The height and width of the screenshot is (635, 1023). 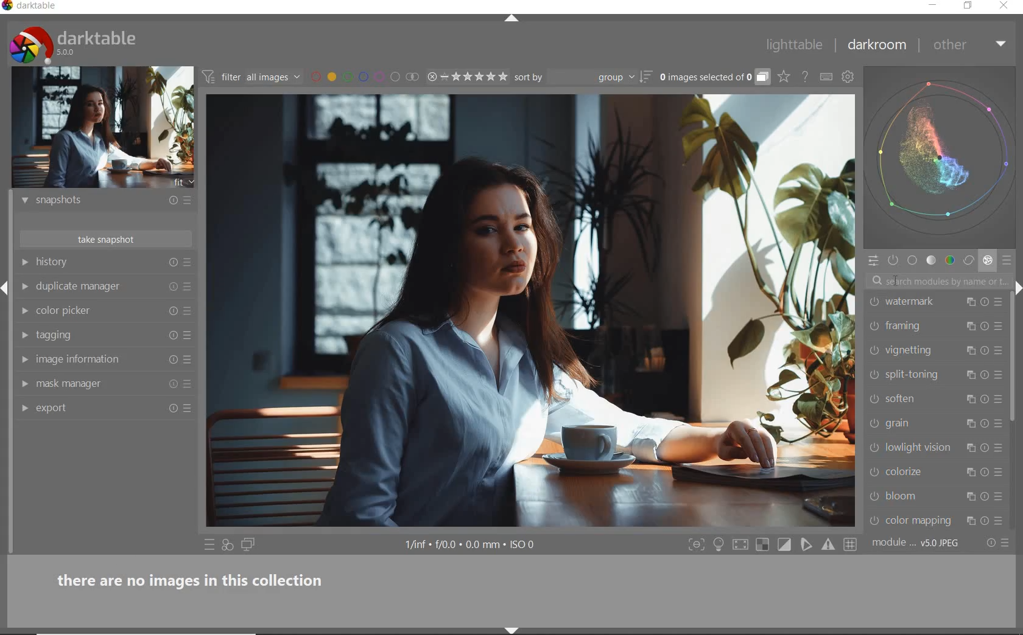 What do you see at coordinates (784, 77) in the screenshot?
I see `click to change the type of overlay shown on thumbnails` at bounding box center [784, 77].